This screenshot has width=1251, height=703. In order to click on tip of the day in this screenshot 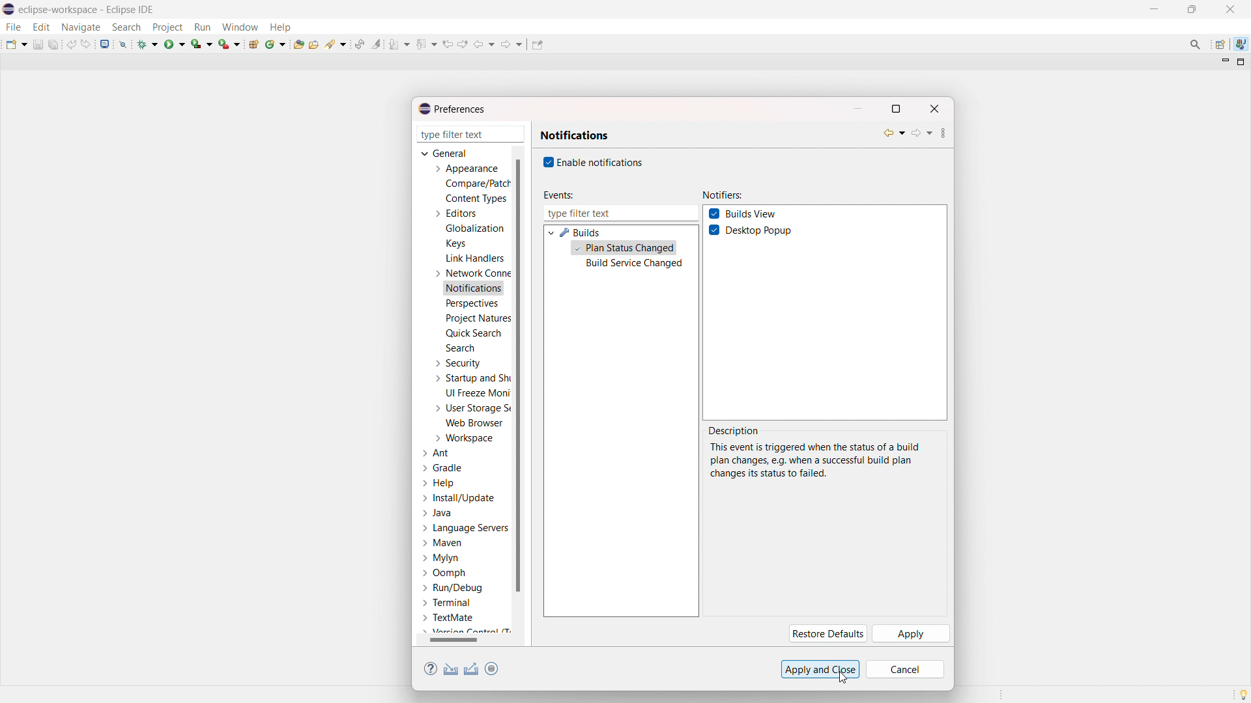, I will do `click(1243, 694)`.